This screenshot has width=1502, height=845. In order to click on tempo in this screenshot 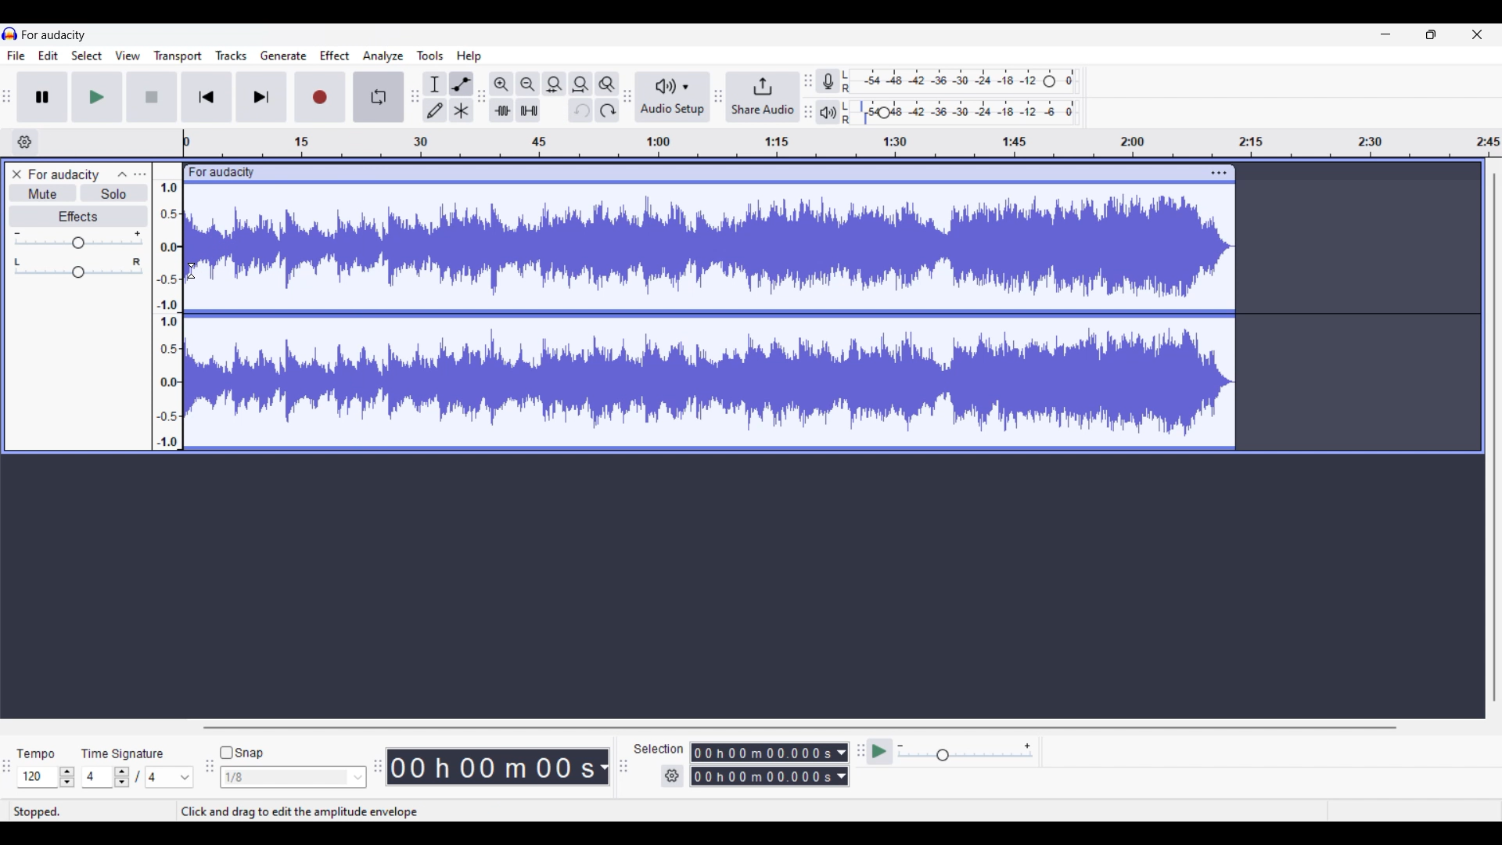, I will do `click(34, 754)`.